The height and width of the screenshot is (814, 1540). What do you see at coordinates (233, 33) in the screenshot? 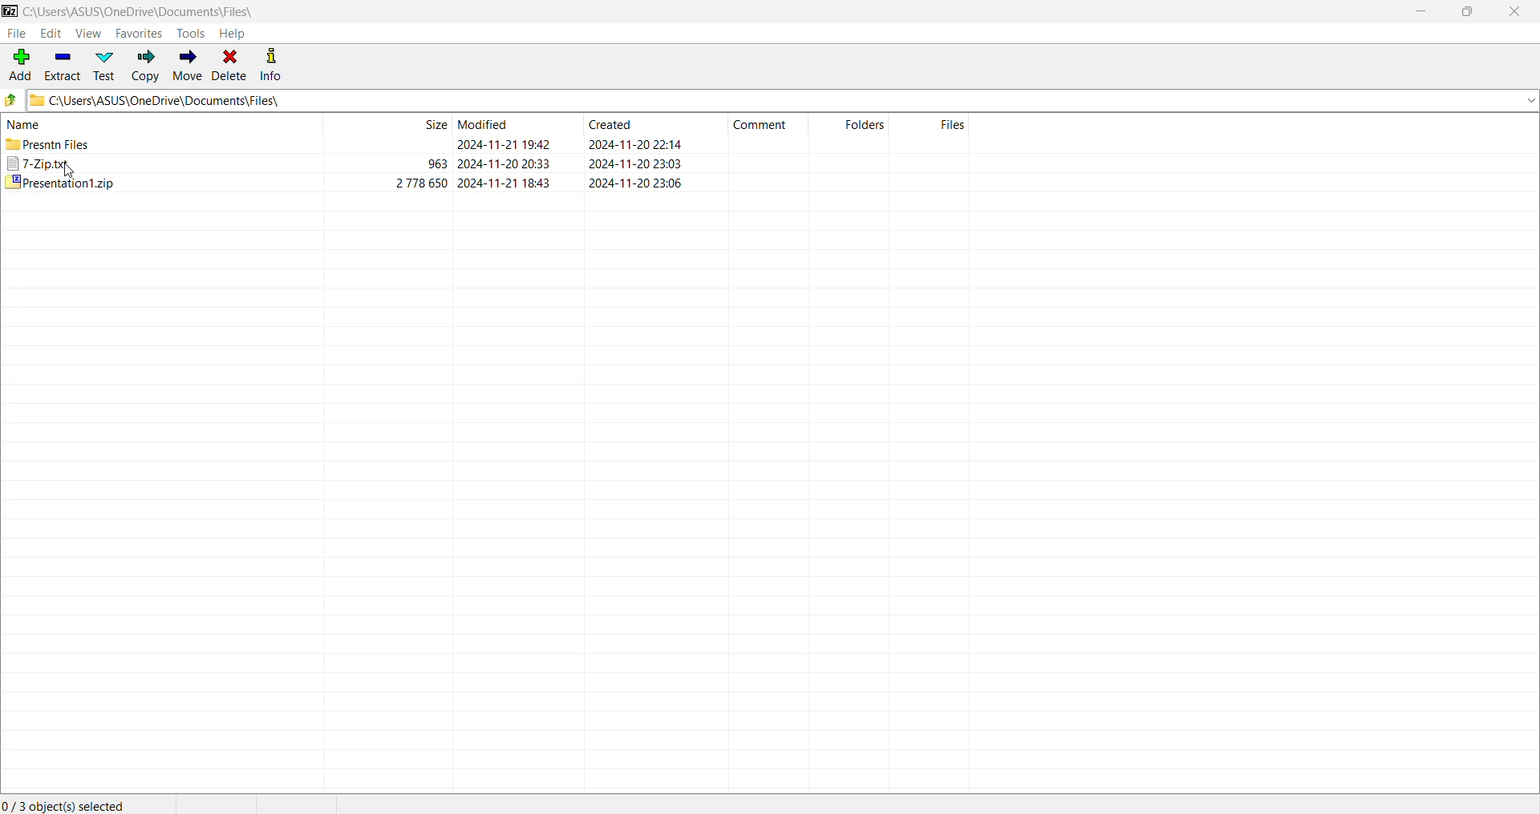
I see `Help` at bounding box center [233, 33].